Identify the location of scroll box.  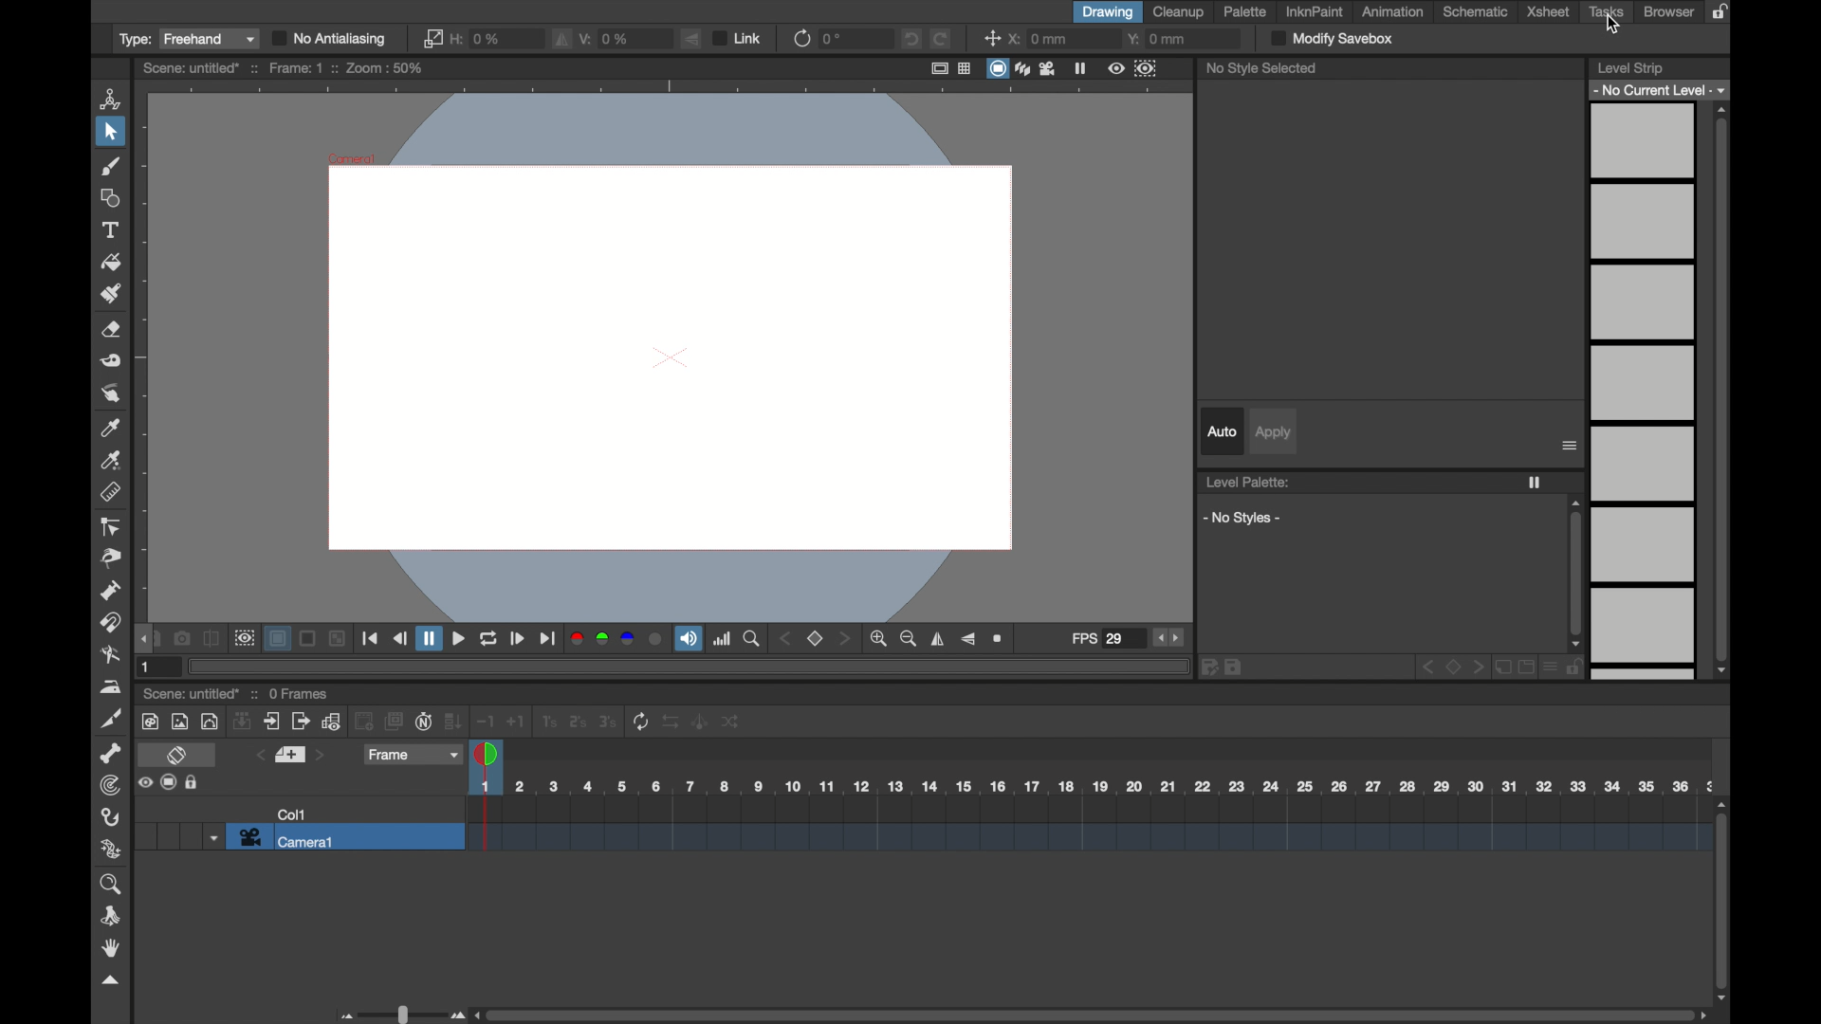
(1720, 904).